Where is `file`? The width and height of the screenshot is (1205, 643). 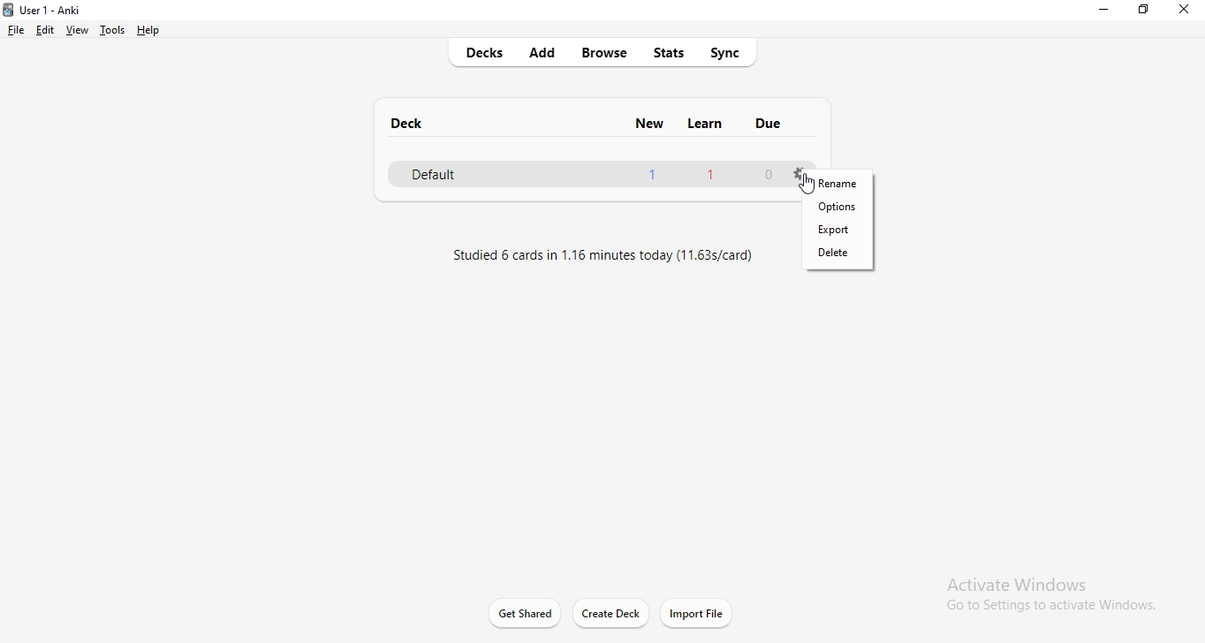
file is located at coordinates (16, 29).